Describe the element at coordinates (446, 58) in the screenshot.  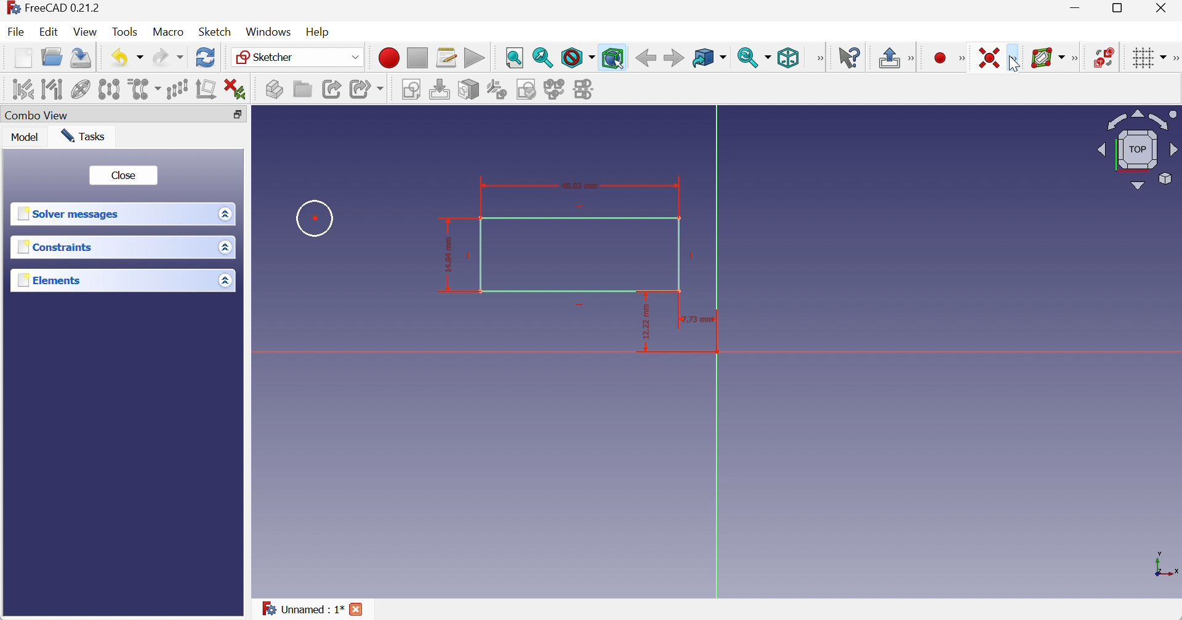
I see `Macros...` at that location.